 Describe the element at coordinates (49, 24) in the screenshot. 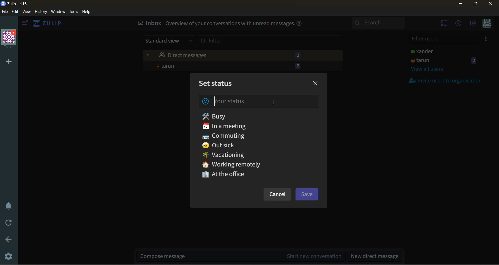

I see `view home` at that location.